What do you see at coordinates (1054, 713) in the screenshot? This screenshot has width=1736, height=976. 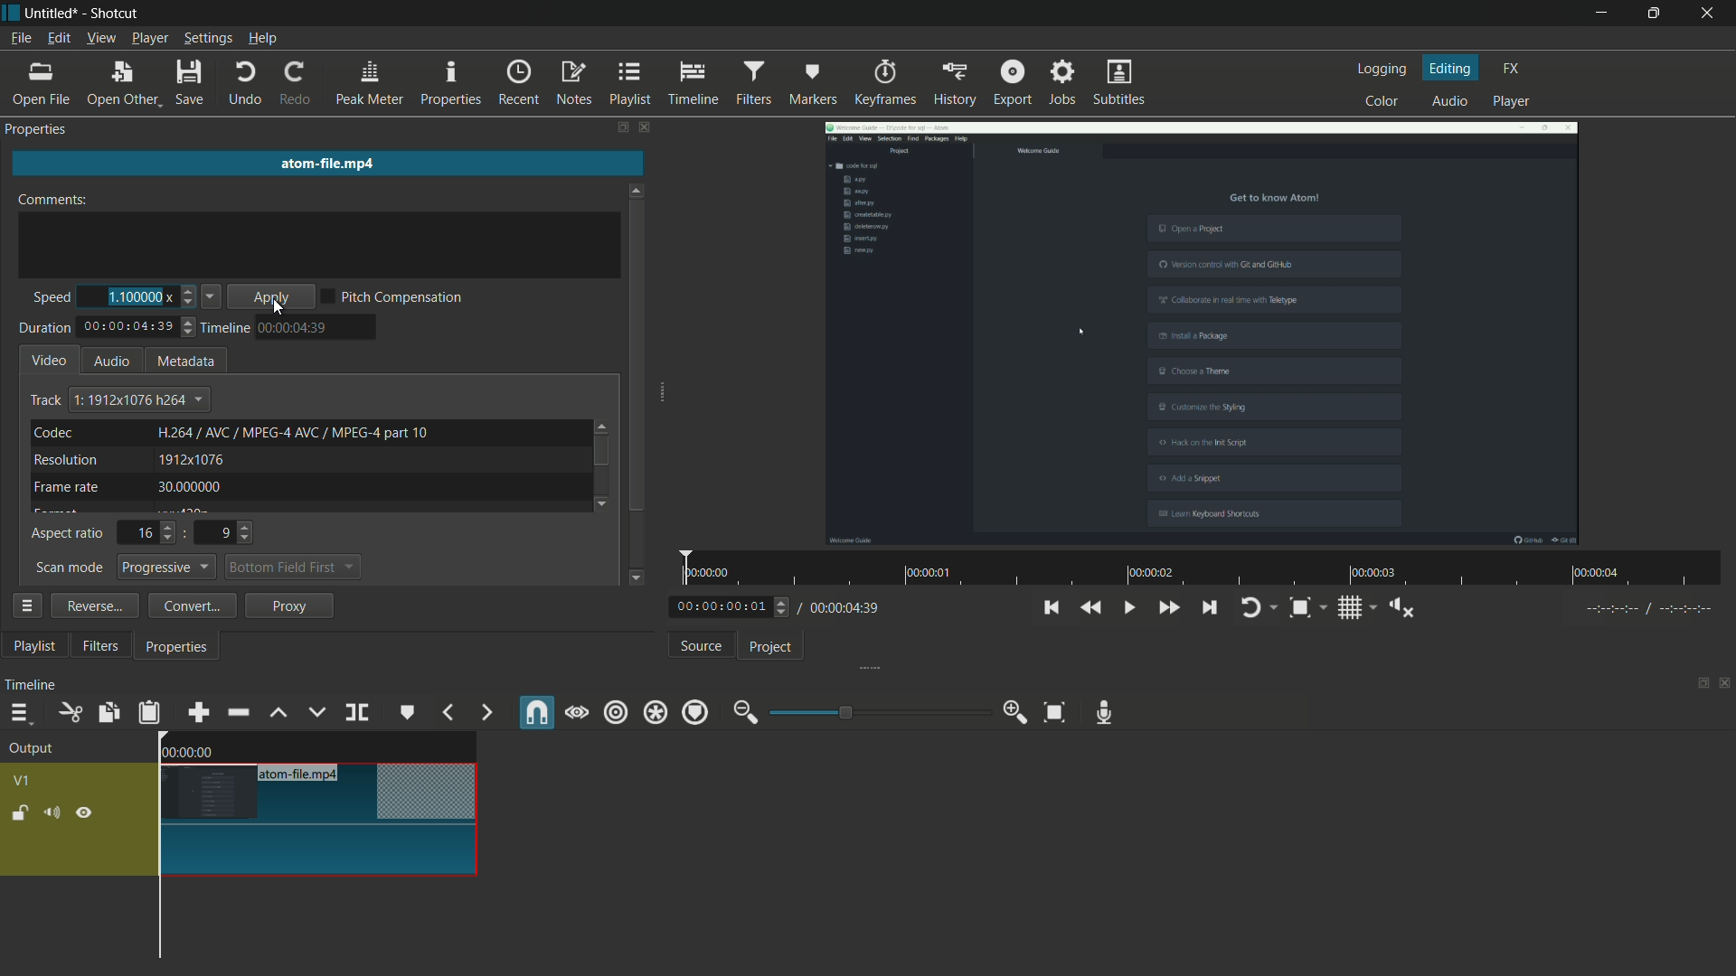 I see `zoom timeline to fit` at bounding box center [1054, 713].